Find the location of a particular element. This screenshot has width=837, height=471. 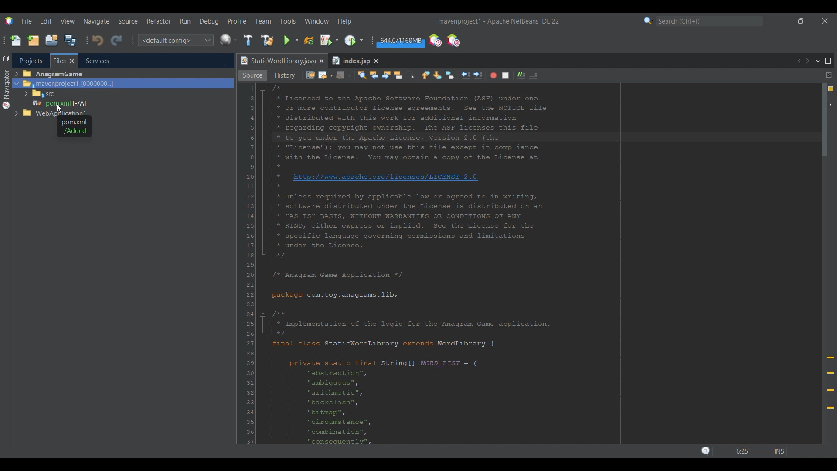

Profile the IDE is located at coordinates (435, 41).